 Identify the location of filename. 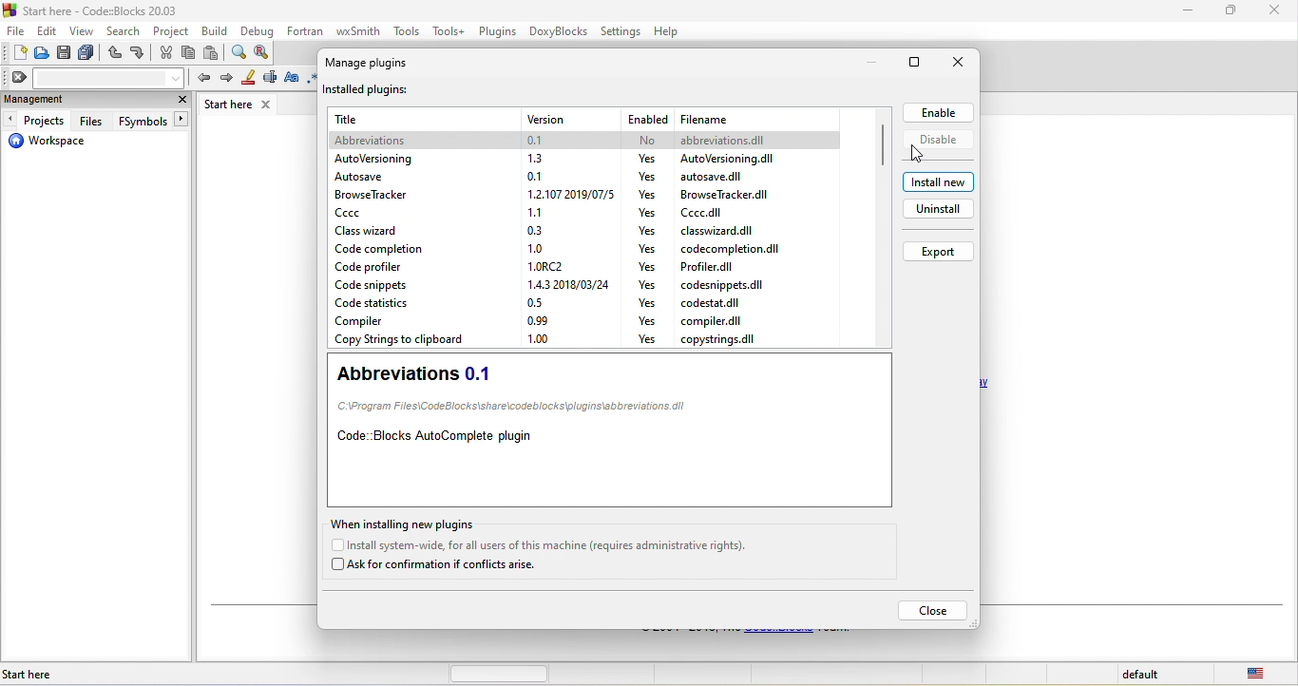
(733, 117).